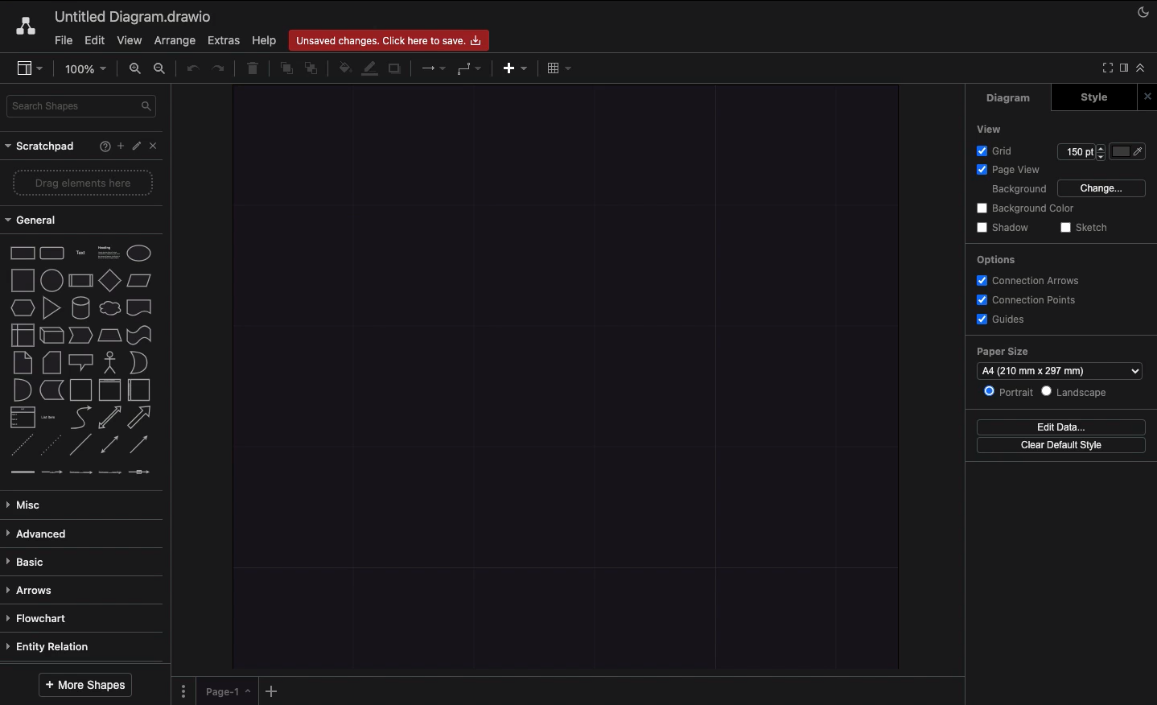  I want to click on Redo, so click(220, 69).